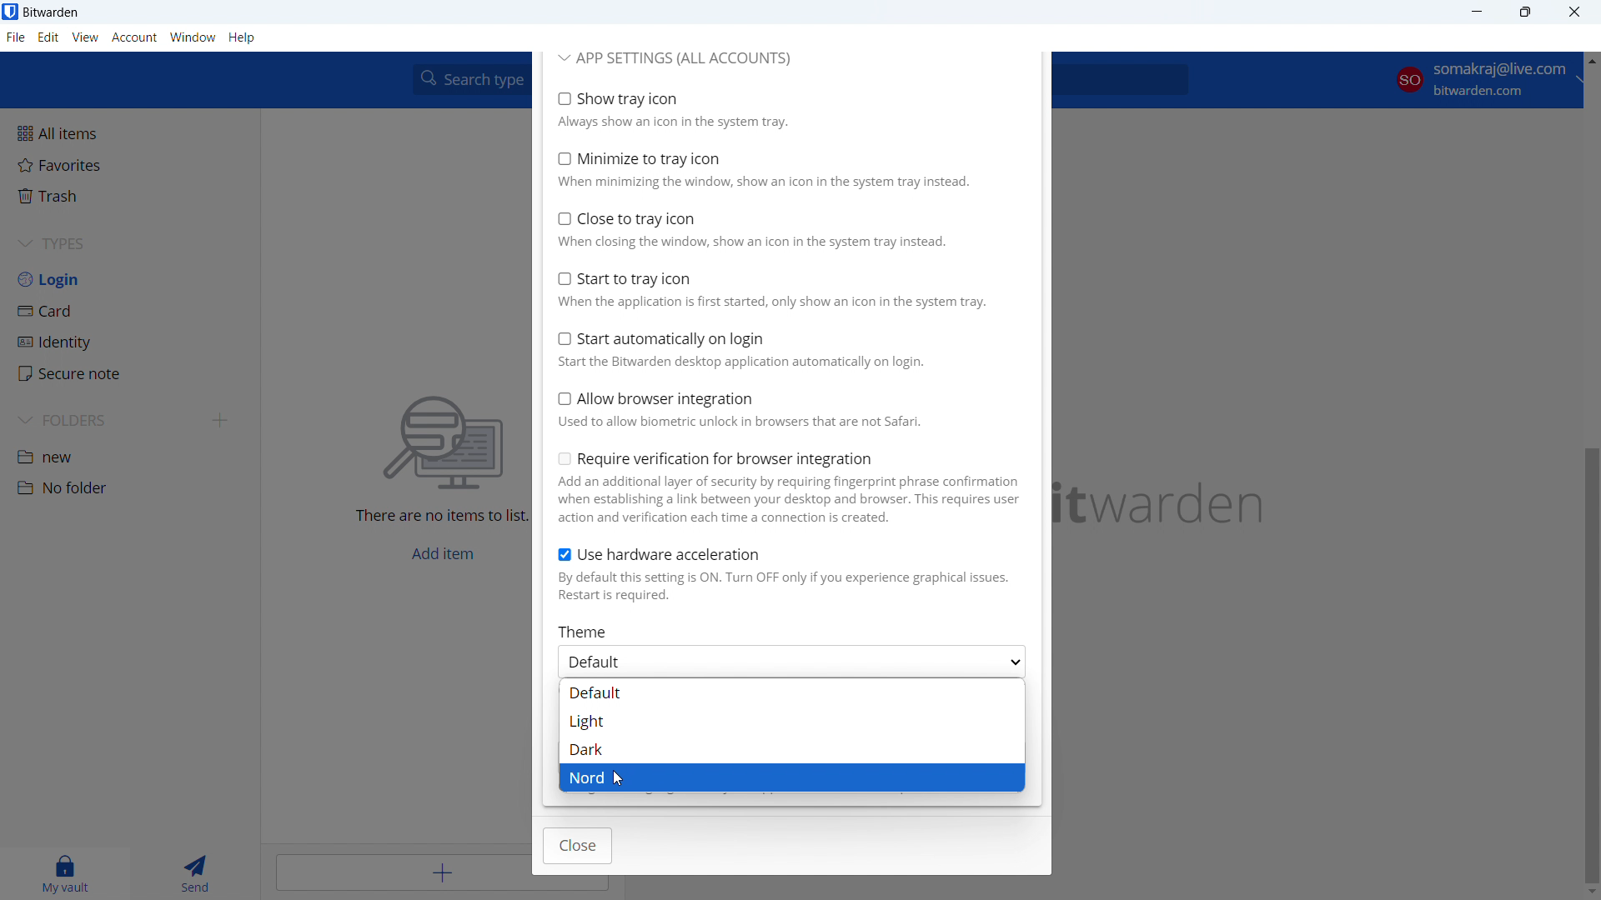  Describe the element at coordinates (84, 37) in the screenshot. I see `view` at that location.